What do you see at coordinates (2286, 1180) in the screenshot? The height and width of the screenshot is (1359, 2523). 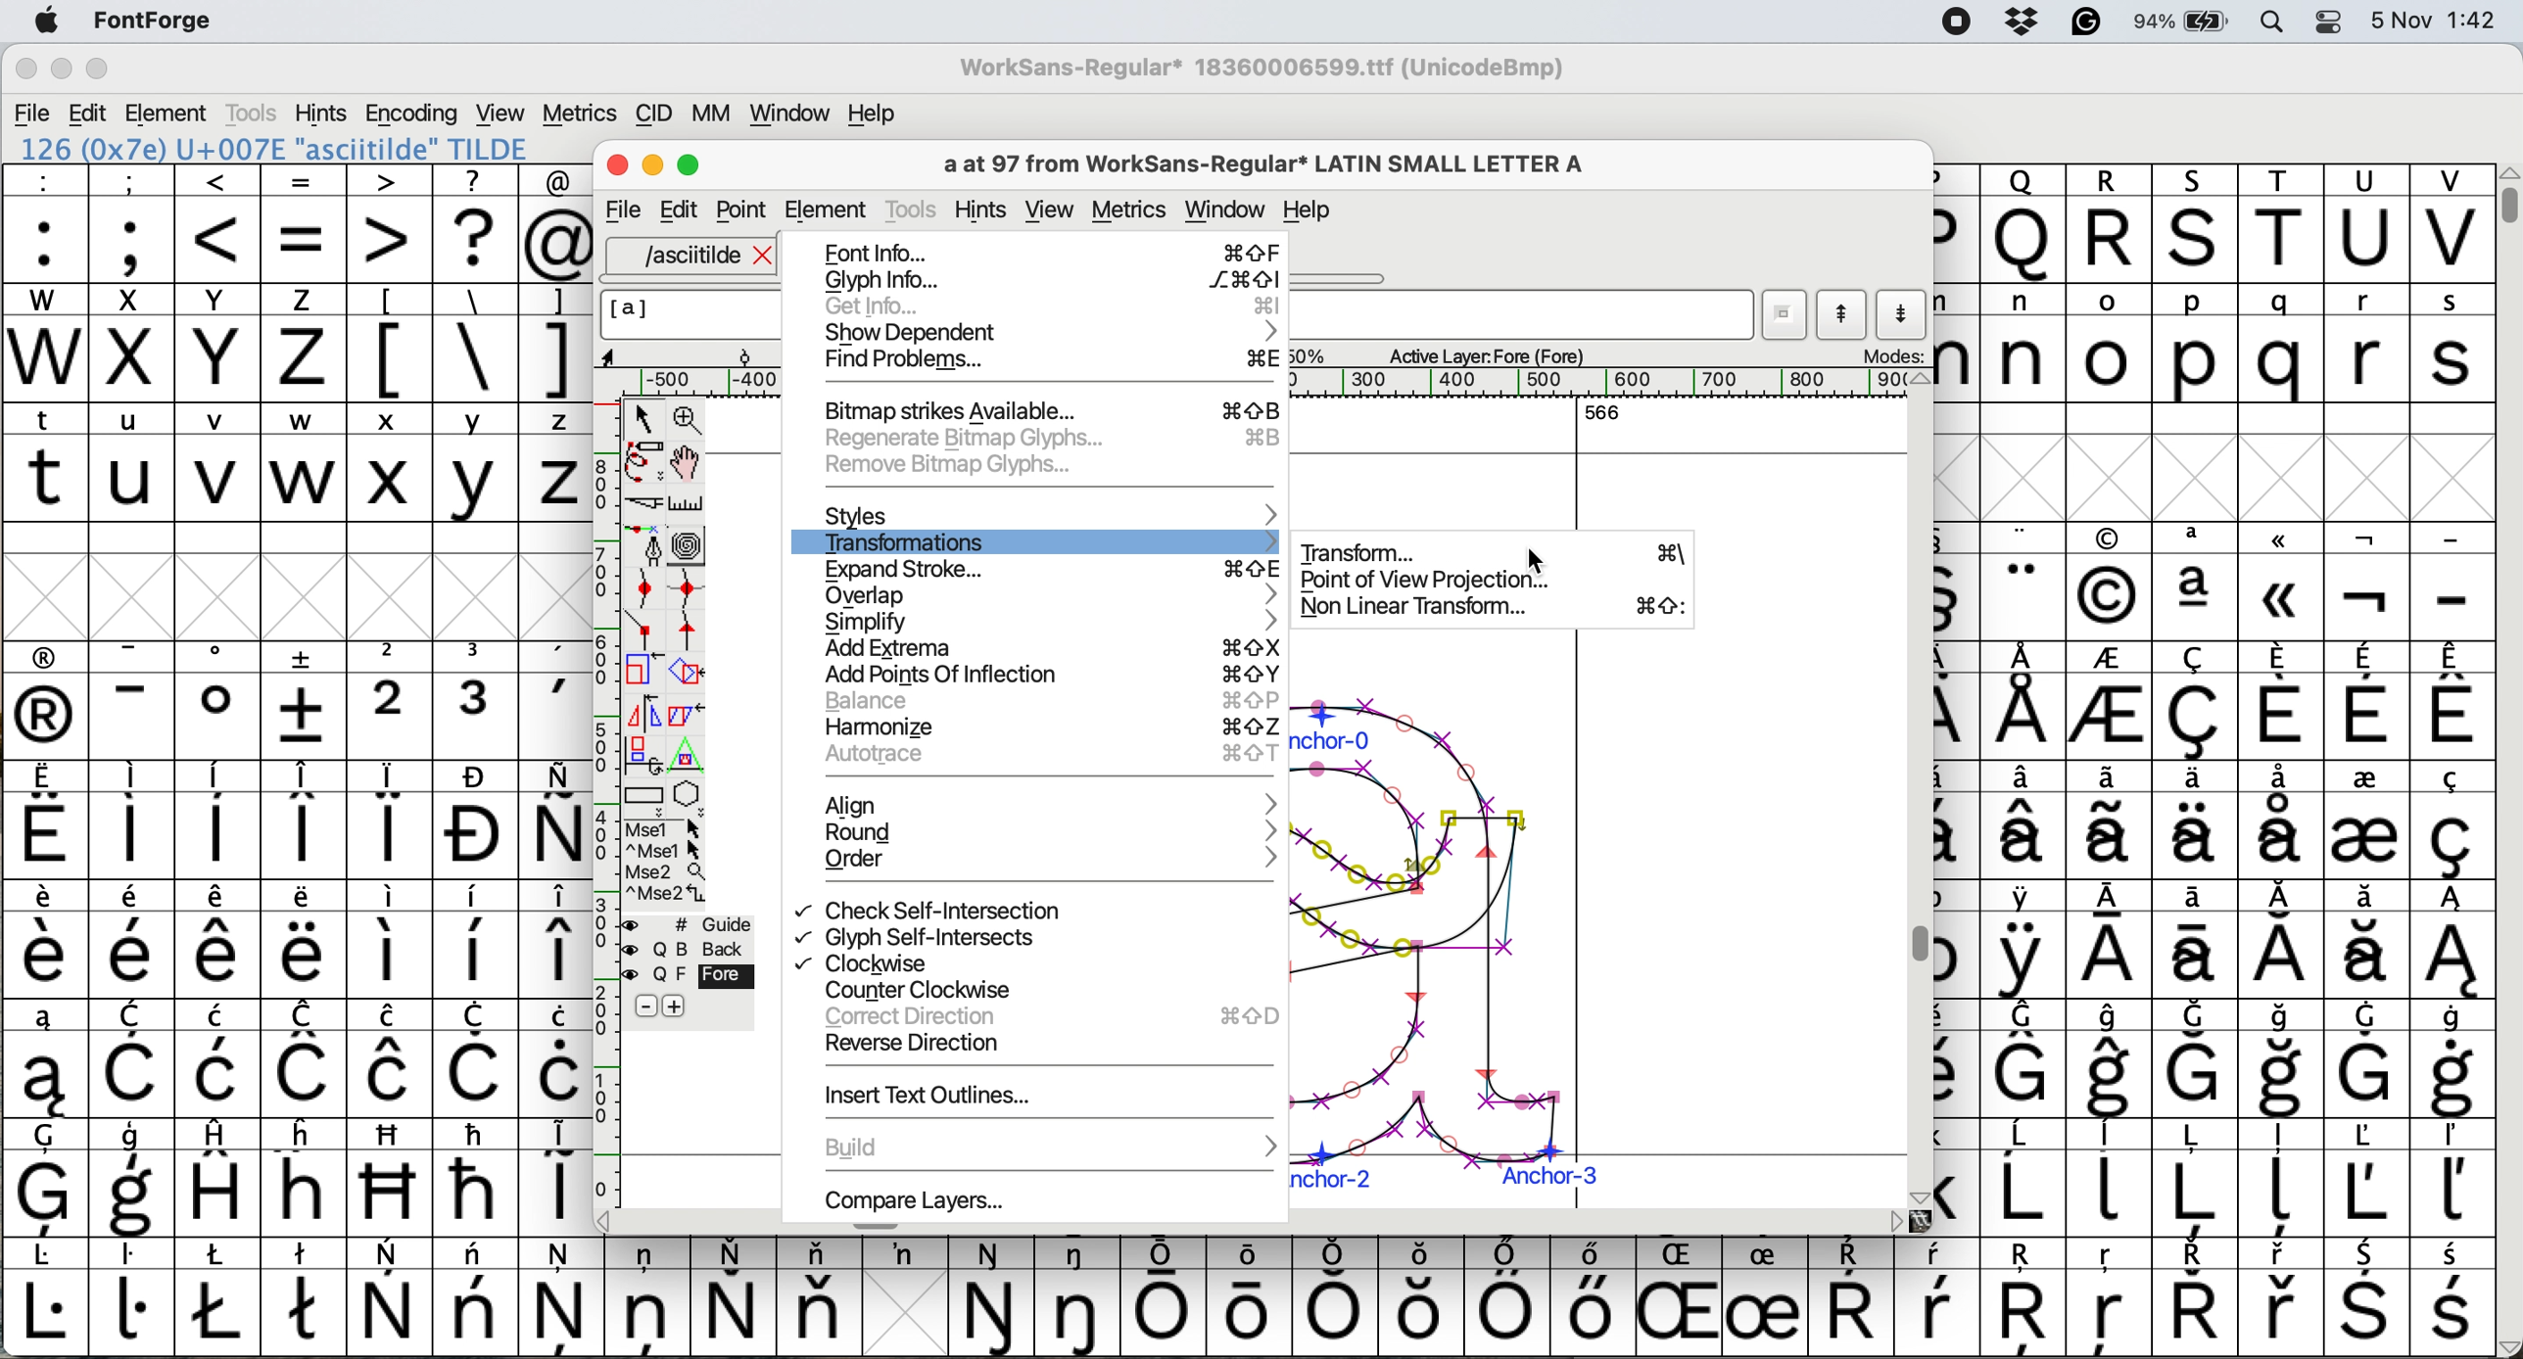 I see `symbol` at bounding box center [2286, 1180].